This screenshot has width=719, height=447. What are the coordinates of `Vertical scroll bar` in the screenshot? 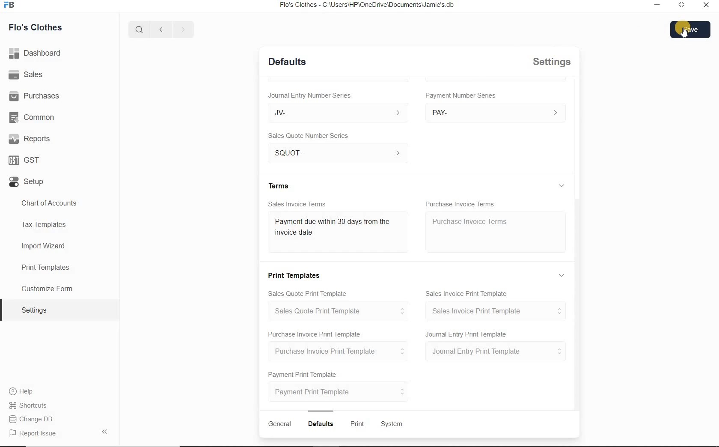 It's located at (576, 304).